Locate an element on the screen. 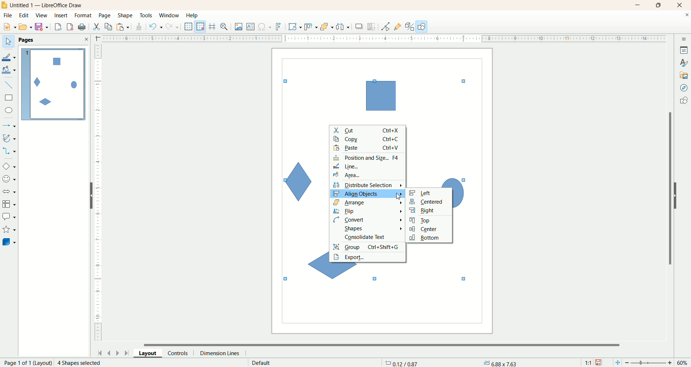 The height and width of the screenshot is (367, 691). fontwork text is located at coordinates (280, 27).